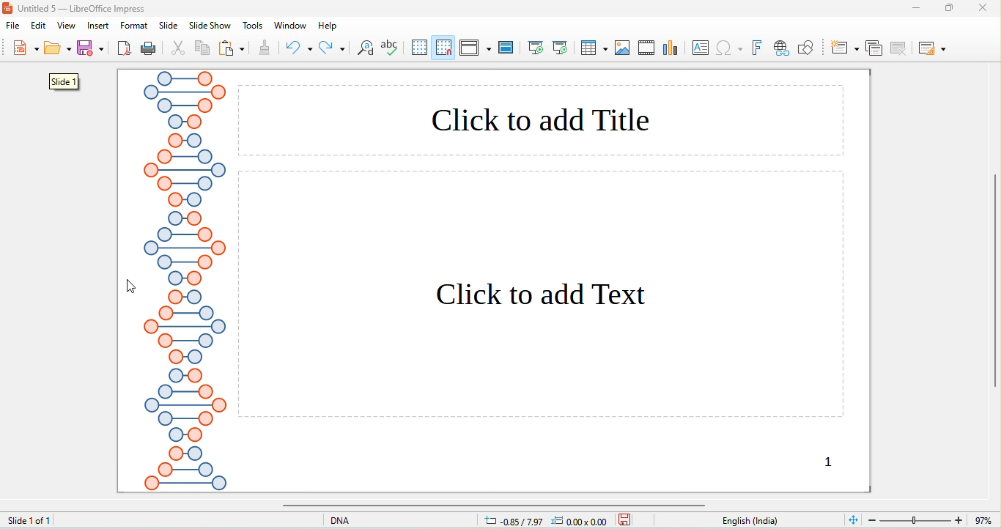 The width and height of the screenshot is (1001, 529). What do you see at coordinates (179, 49) in the screenshot?
I see `cut` at bounding box center [179, 49].